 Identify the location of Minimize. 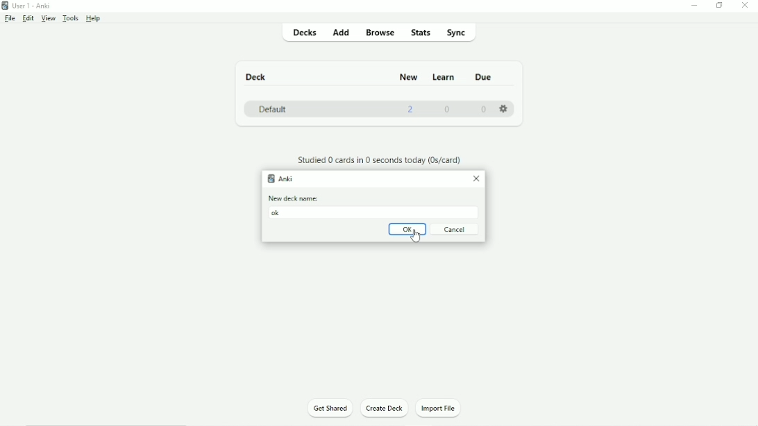
(695, 6).